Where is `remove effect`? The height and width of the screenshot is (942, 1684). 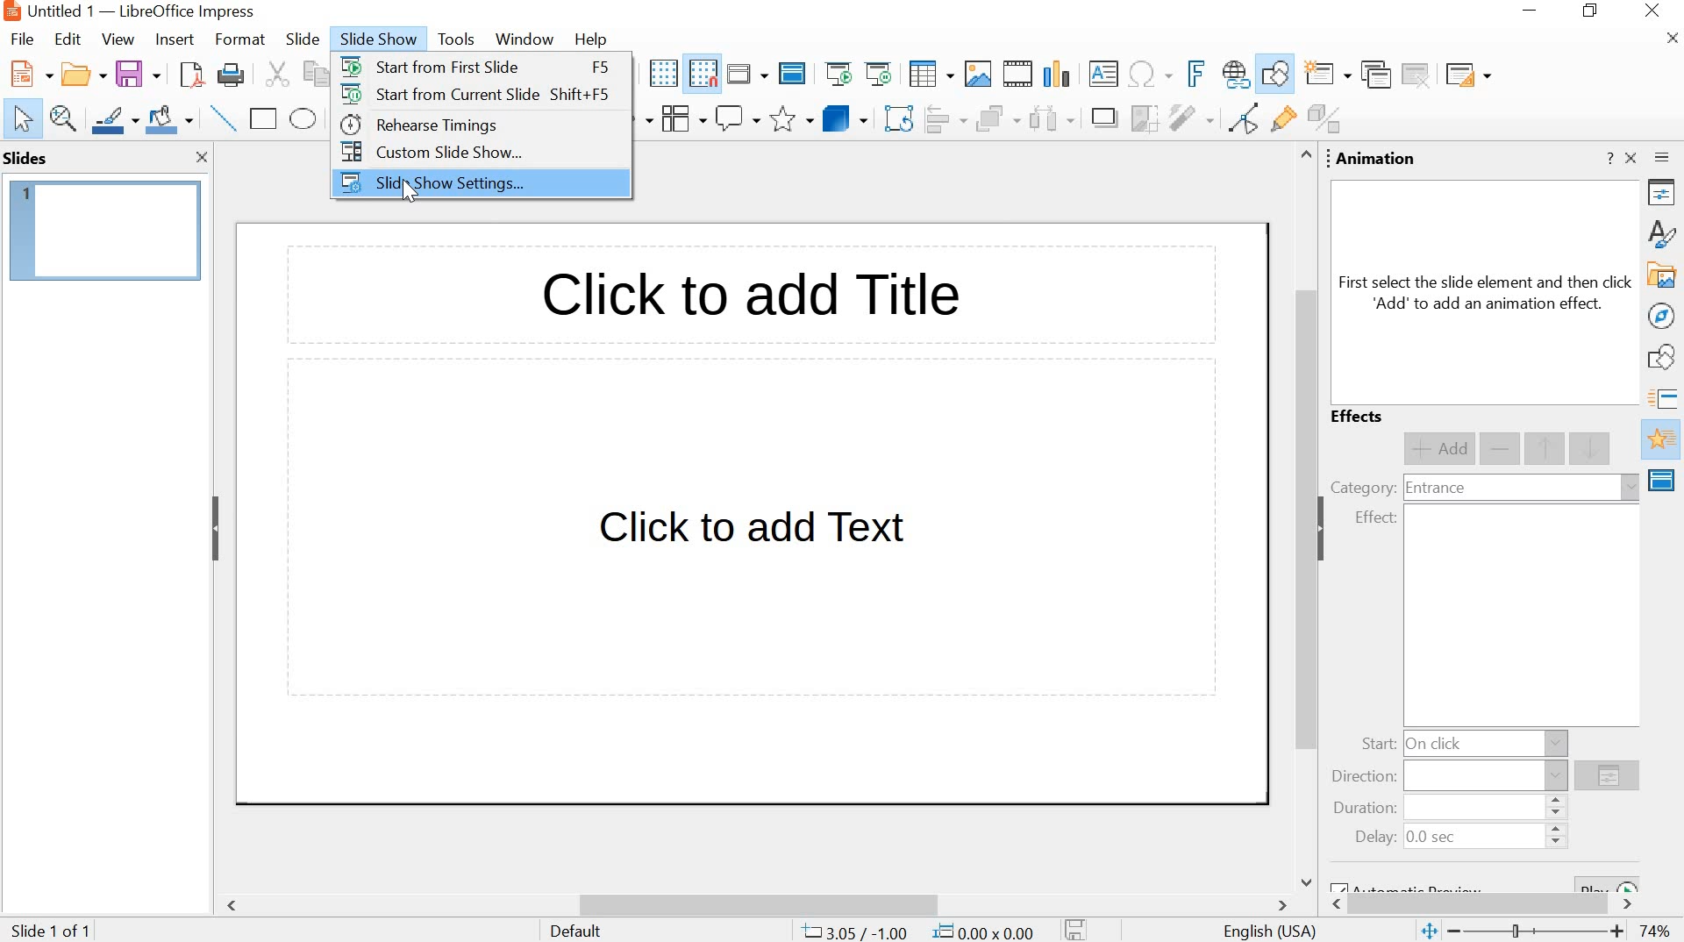
remove effect is located at coordinates (1502, 450).